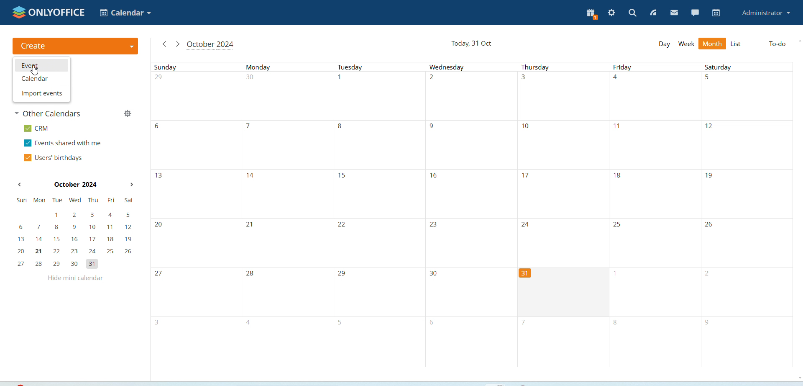 The image size is (803, 386). Describe the element at coordinates (131, 185) in the screenshot. I see `next month` at that location.